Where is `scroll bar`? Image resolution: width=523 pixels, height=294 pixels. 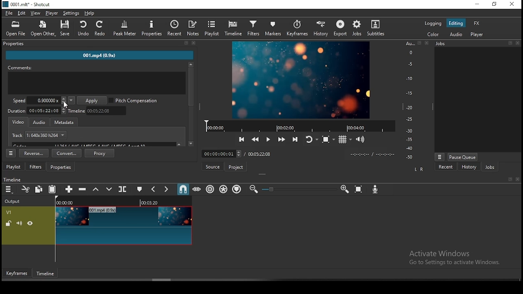
scroll bar is located at coordinates (192, 104).